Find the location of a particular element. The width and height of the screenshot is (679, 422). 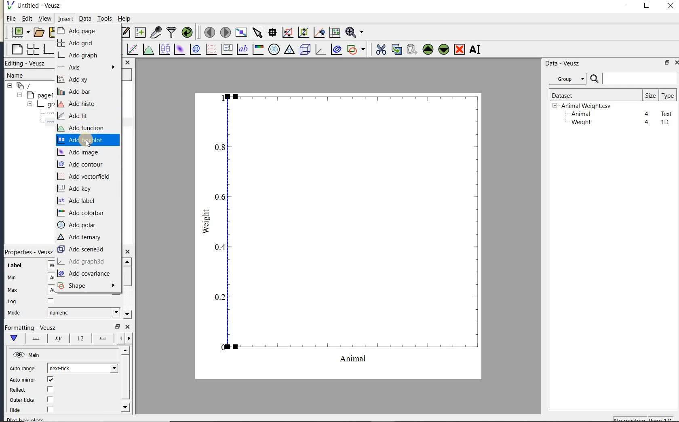

remove the selected widget is located at coordinates (459, 50).